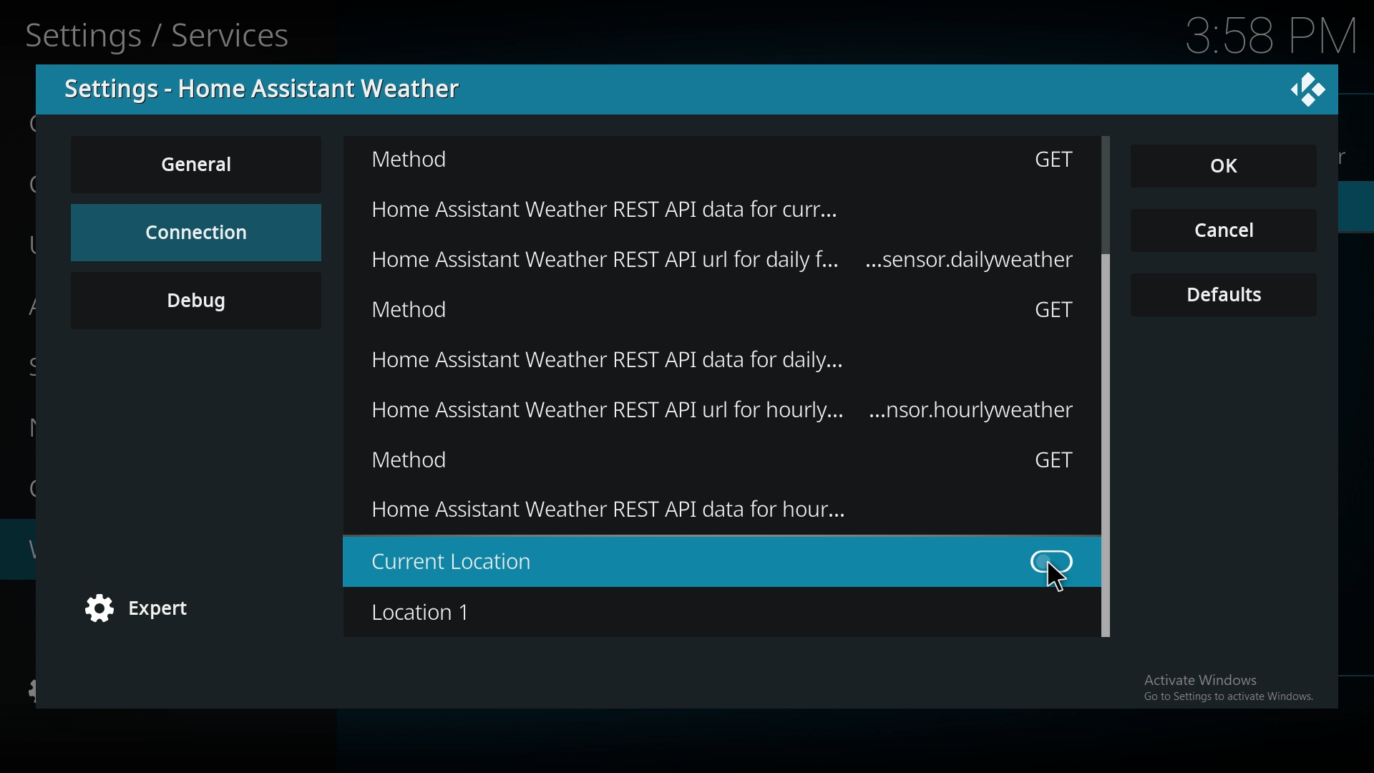 This screenshot has width=1374, height=773. Describe the element at coordinates (688, 413) in the screenshot. I see `home assistant weather rest api url for hourly` at that location.